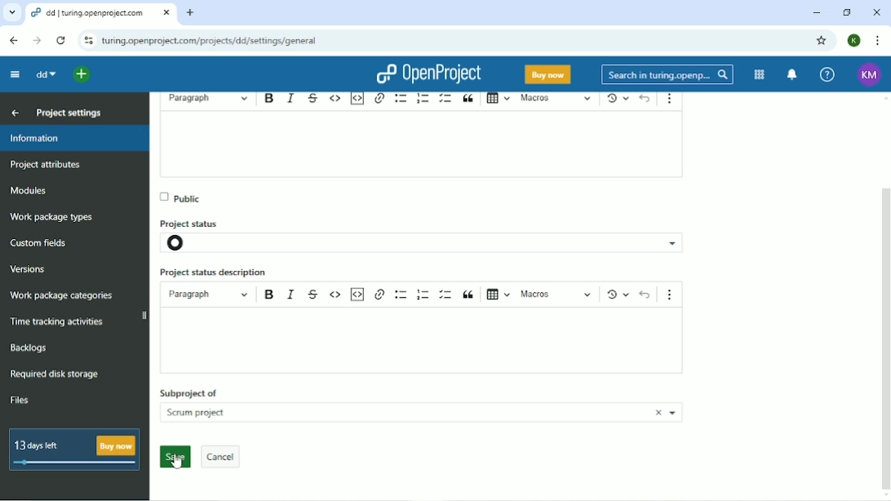 The image size is (891, 501). What do you see at coordinates (208, 294) in the screenshot?
I see `paragraph` at bounding box center [208, 294].